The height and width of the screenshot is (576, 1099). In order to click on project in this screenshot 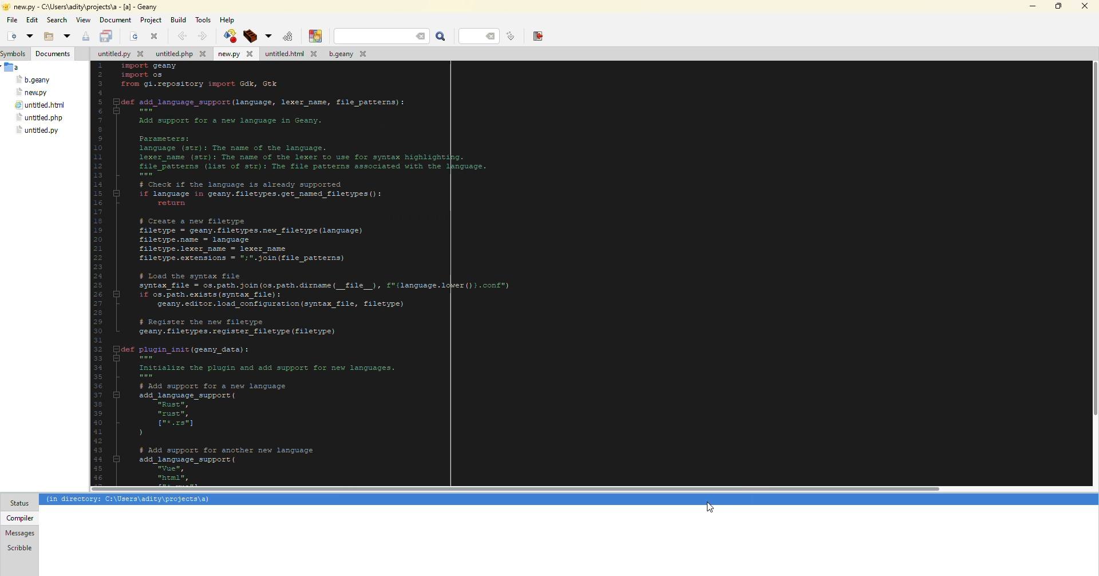, I will do `click(151, 20)`.